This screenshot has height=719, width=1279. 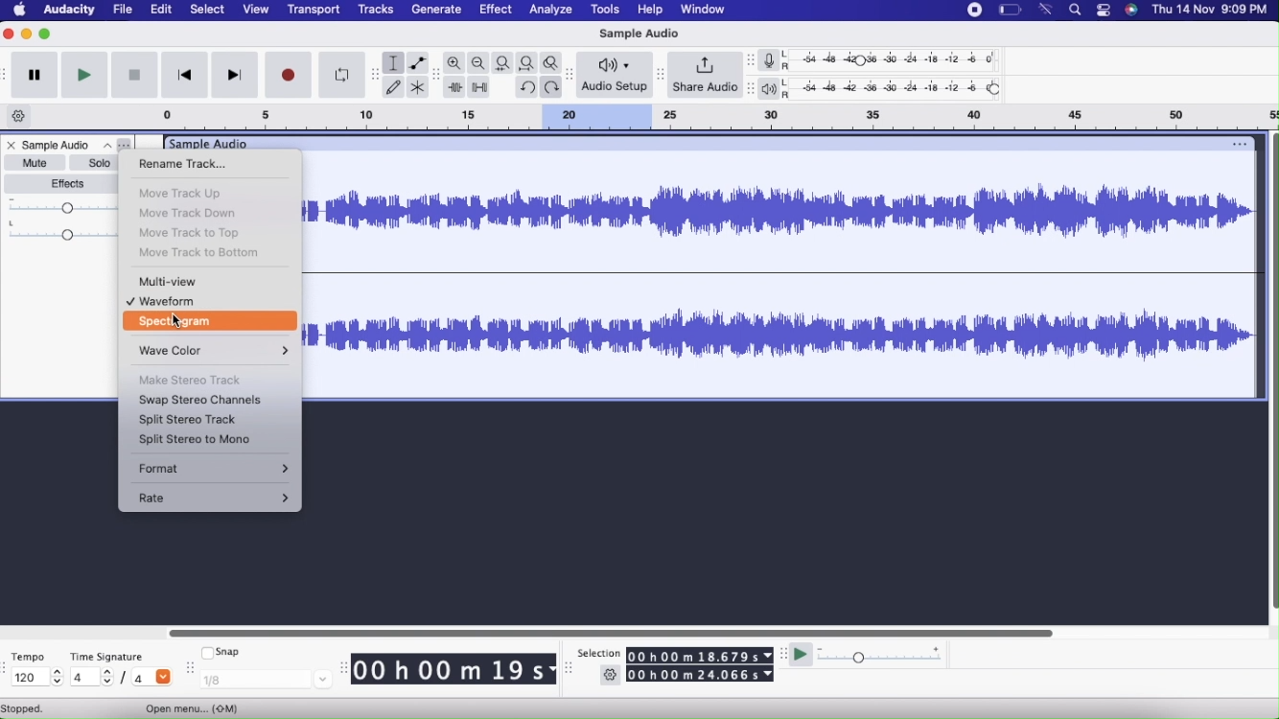 What do you see at coordinates (58, 144) in the screenshot?
I see `Sample Audio` at bounding box center [58, 144].